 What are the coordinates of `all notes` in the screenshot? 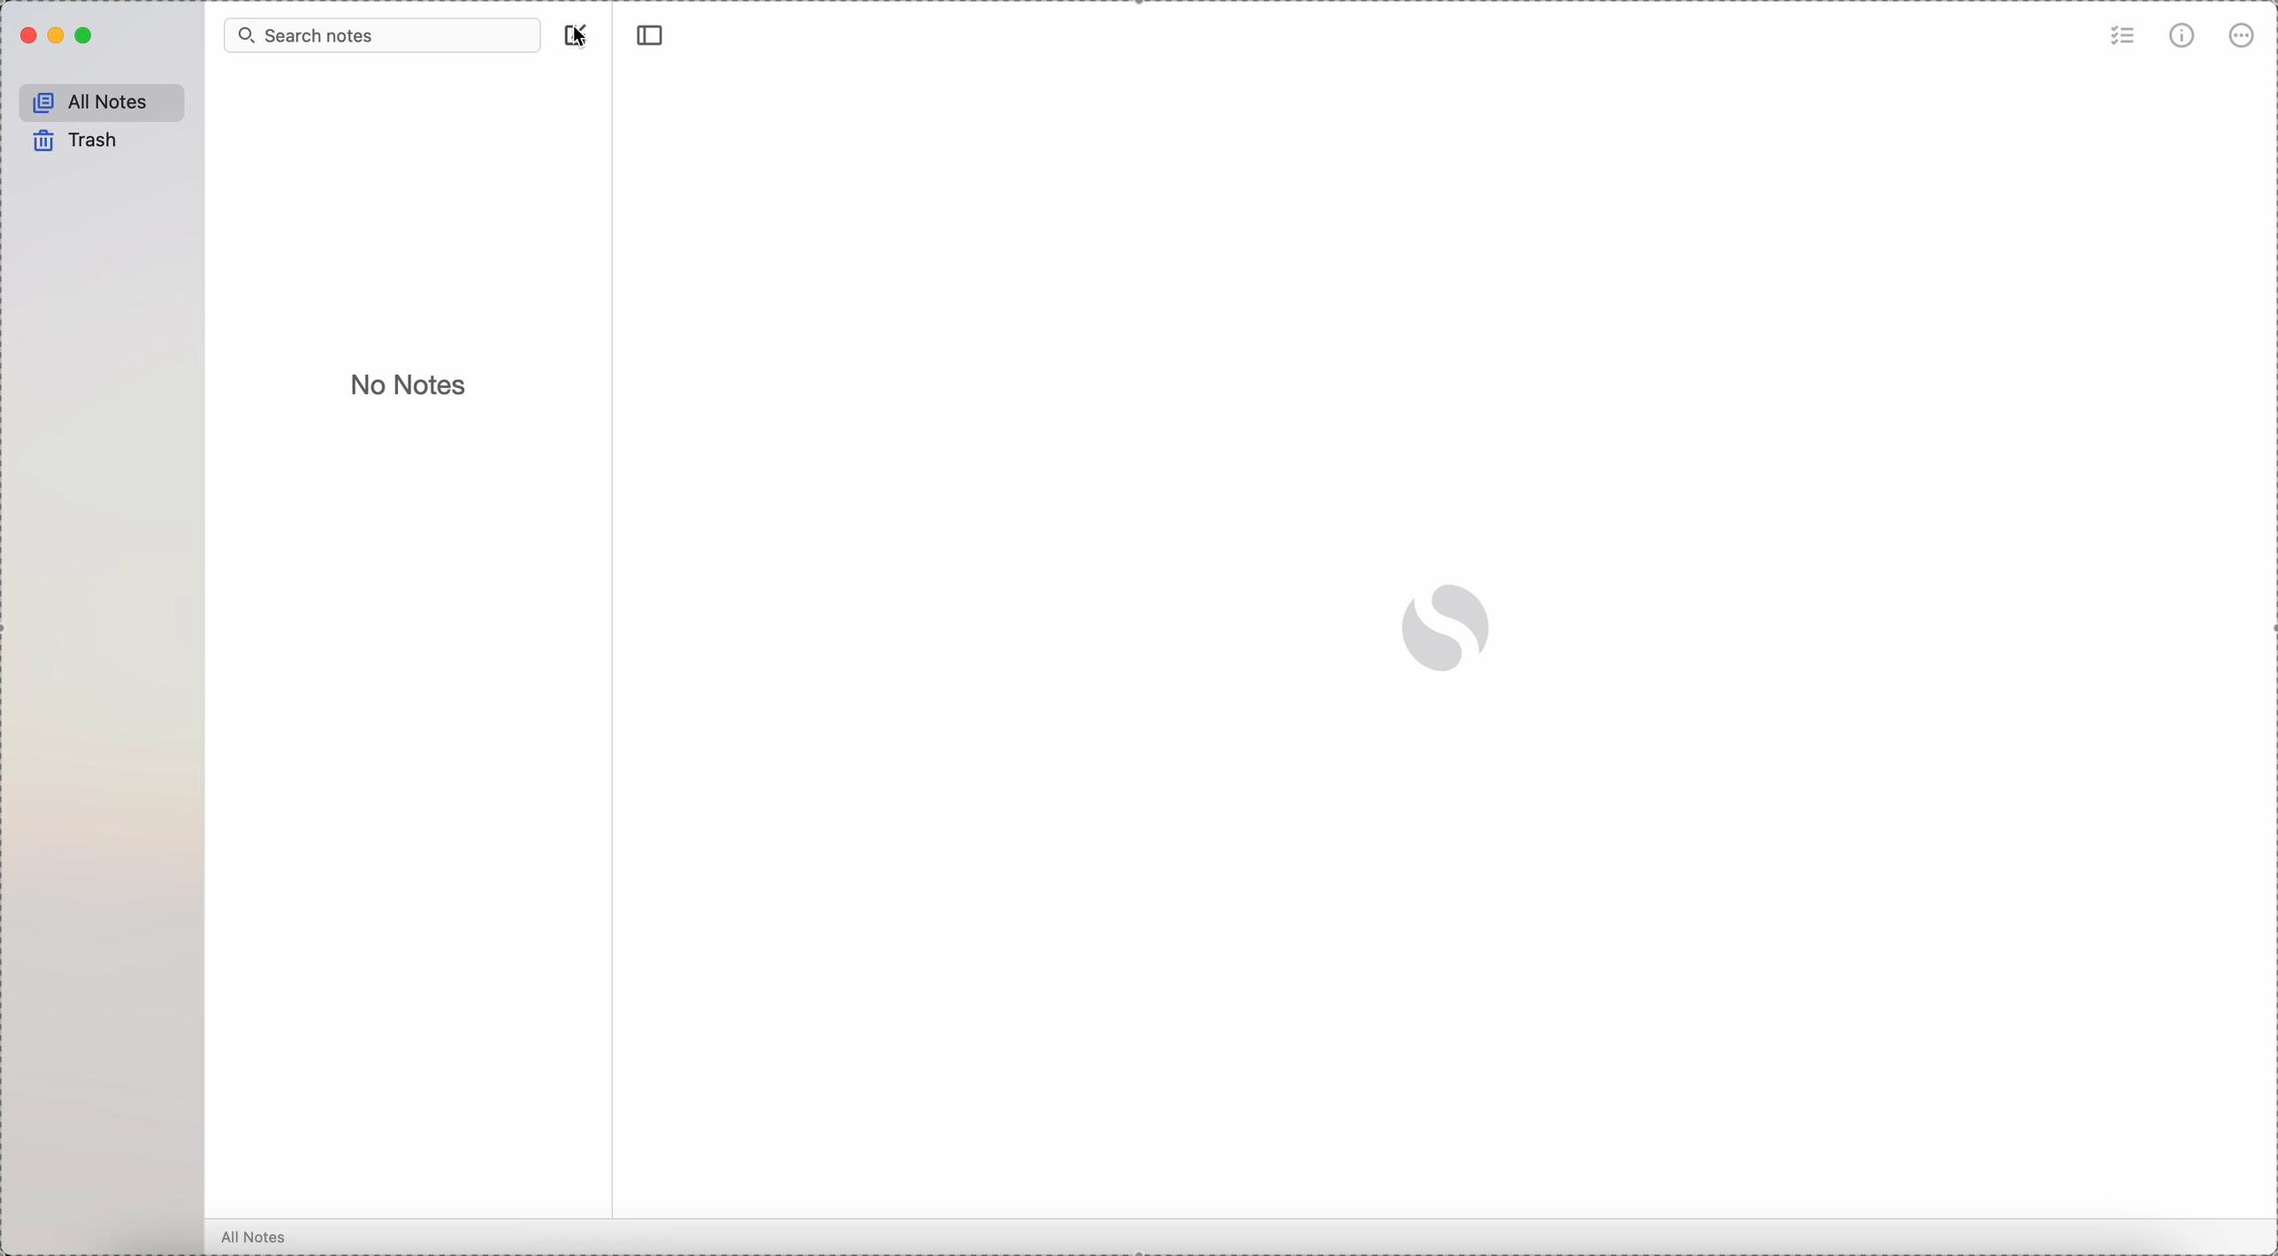 It's located at (255, 1238).